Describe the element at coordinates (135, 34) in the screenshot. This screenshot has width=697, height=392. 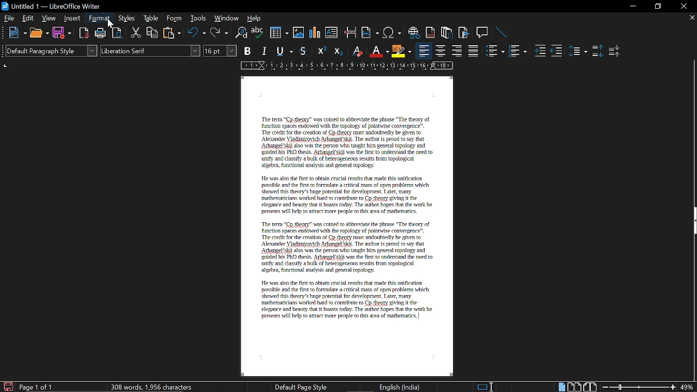
I see `Cut ` at that location.